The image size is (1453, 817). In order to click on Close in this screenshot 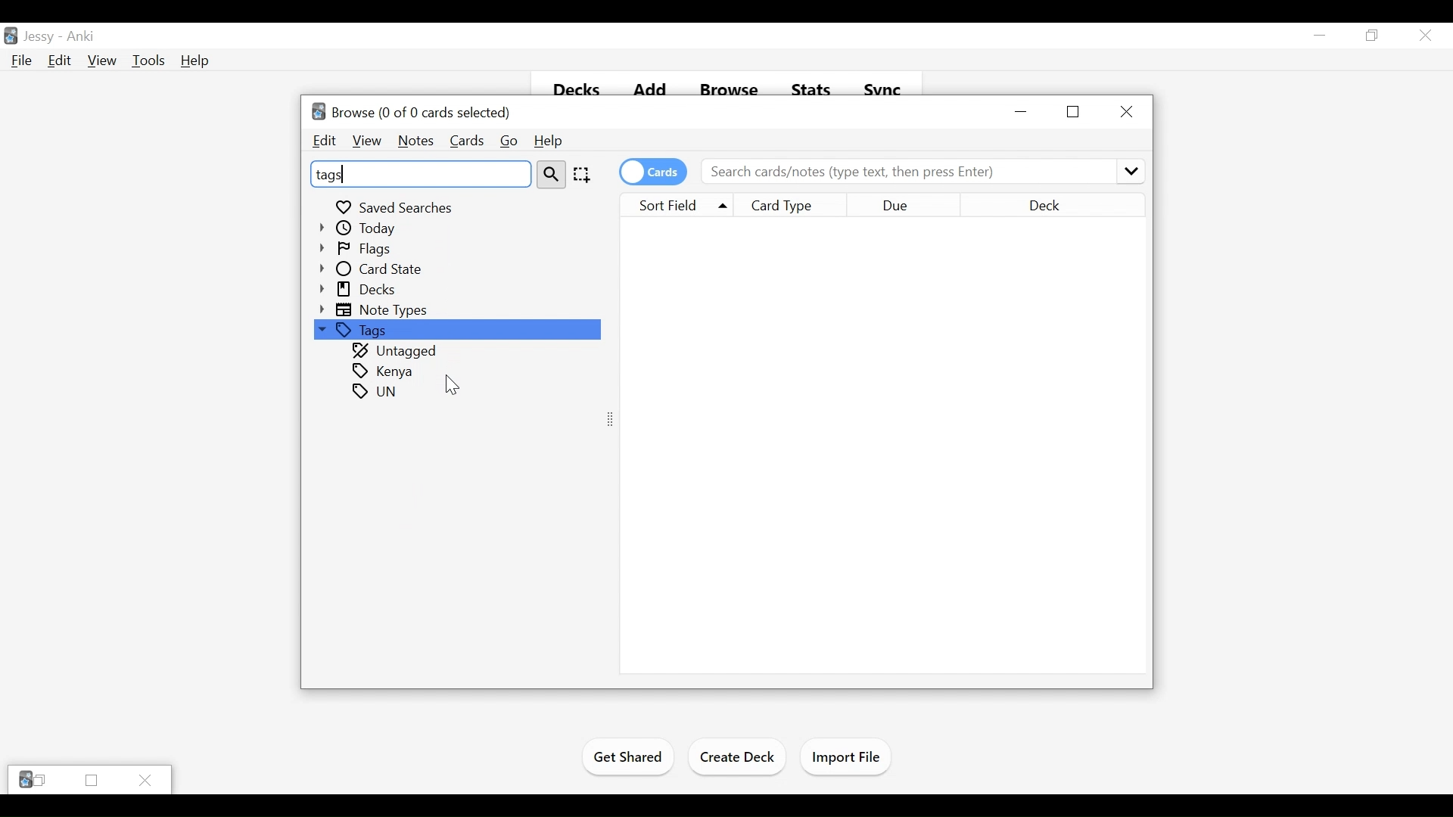, I will do `click(1423, 36)`.